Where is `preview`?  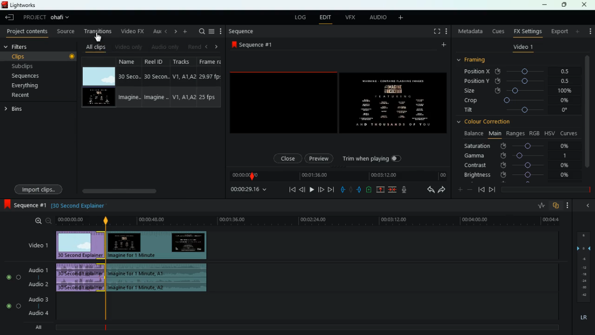
preview is located at coordinates (319, 157).